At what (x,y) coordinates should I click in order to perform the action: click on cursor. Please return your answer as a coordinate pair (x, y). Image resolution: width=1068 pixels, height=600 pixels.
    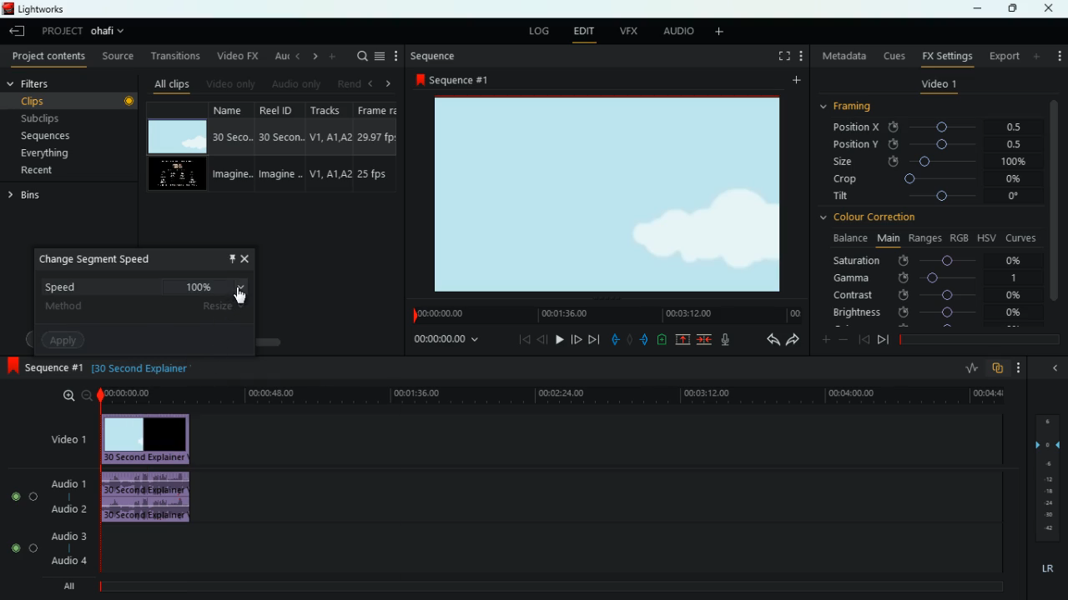
    Looking at the image, I should click on (240, 295).